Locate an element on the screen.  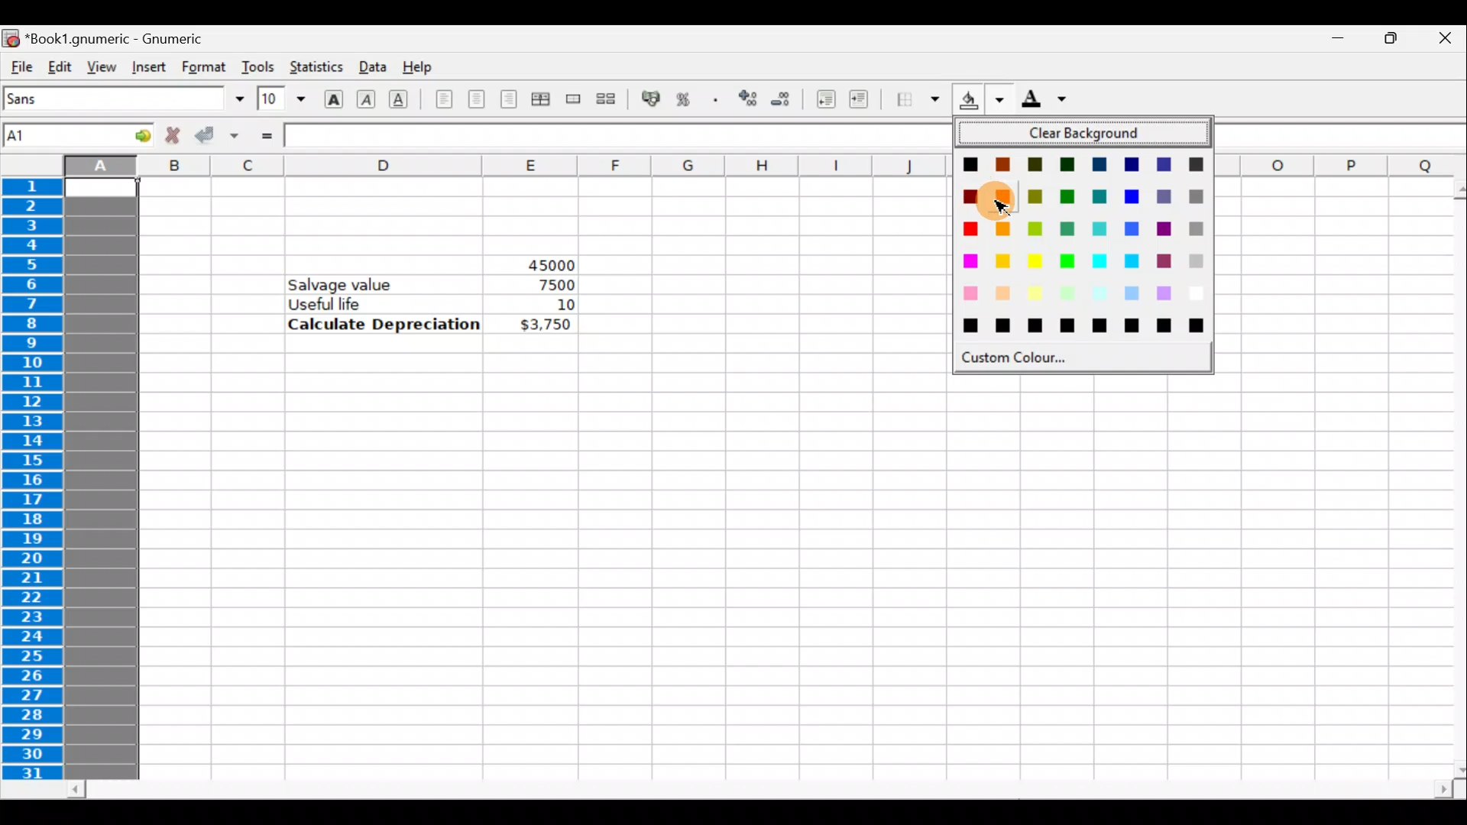
View is located at coordinates (97, 66).